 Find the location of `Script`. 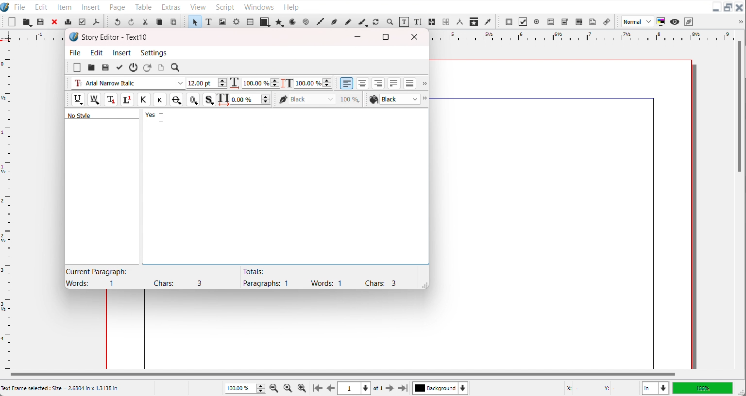

Script is located at coordinates (226, 6).